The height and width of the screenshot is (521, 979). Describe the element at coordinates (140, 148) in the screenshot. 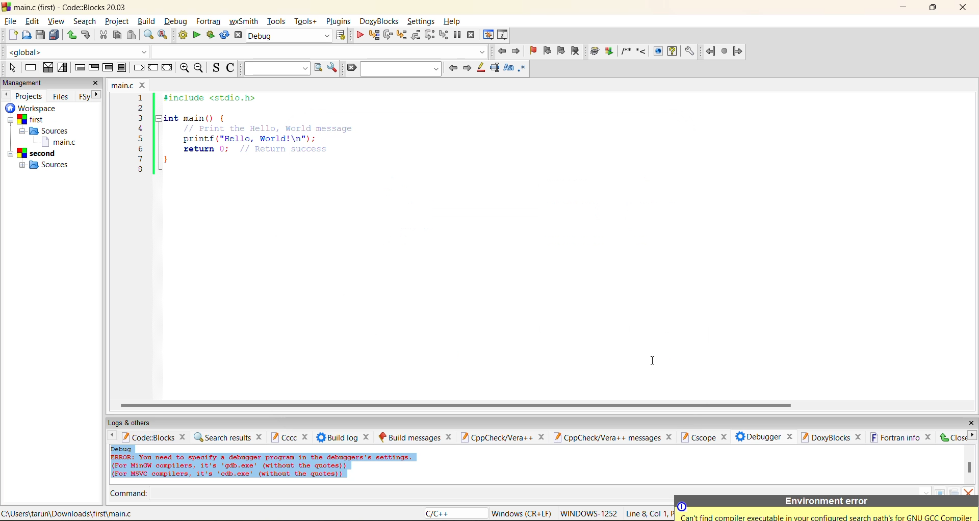

I see `6` at that location.